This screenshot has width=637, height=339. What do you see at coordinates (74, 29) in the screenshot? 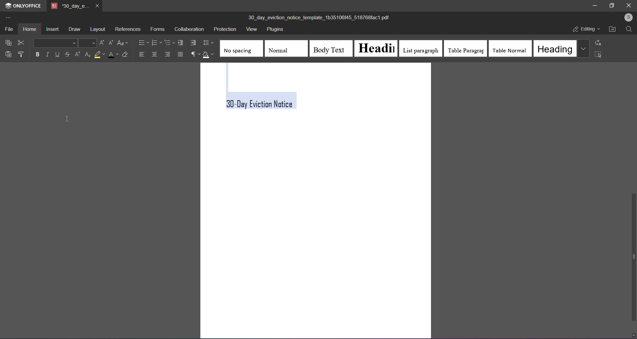
I see `draw` at bounding box center [74, 29].